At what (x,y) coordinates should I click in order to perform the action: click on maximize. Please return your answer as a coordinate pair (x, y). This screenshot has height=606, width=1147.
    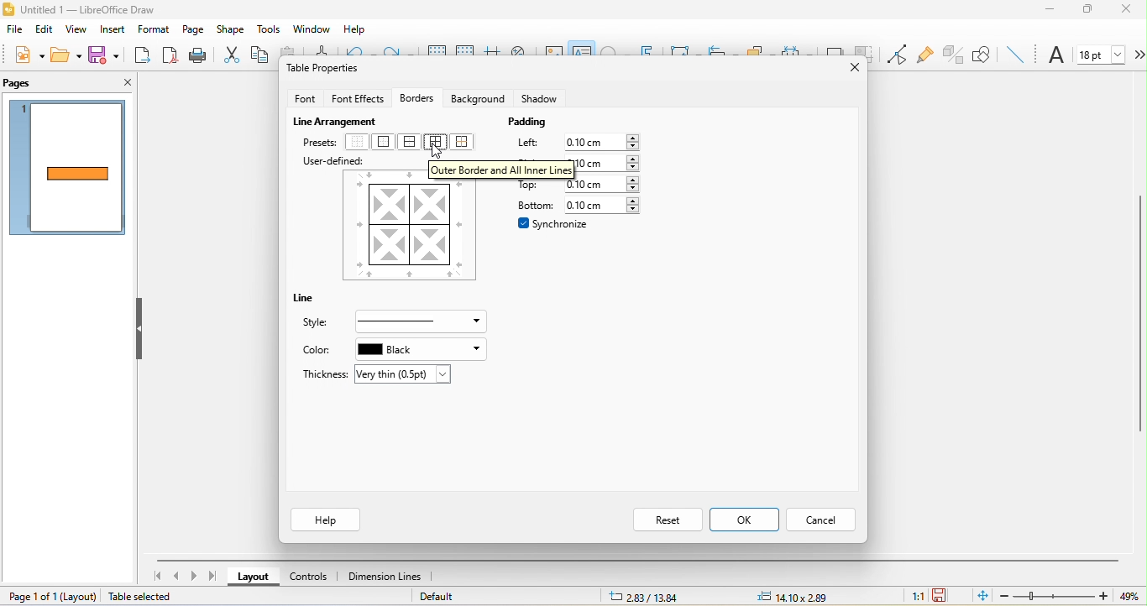
    Looking at the image, I should click on (1092, 13).